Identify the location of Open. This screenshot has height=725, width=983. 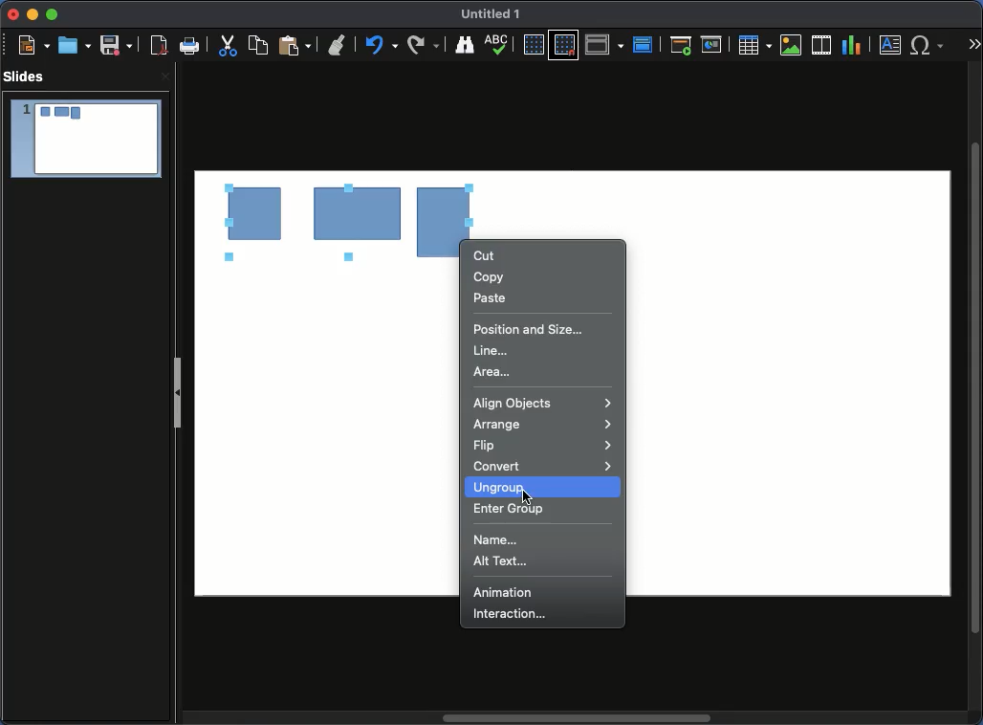
(75, 44).